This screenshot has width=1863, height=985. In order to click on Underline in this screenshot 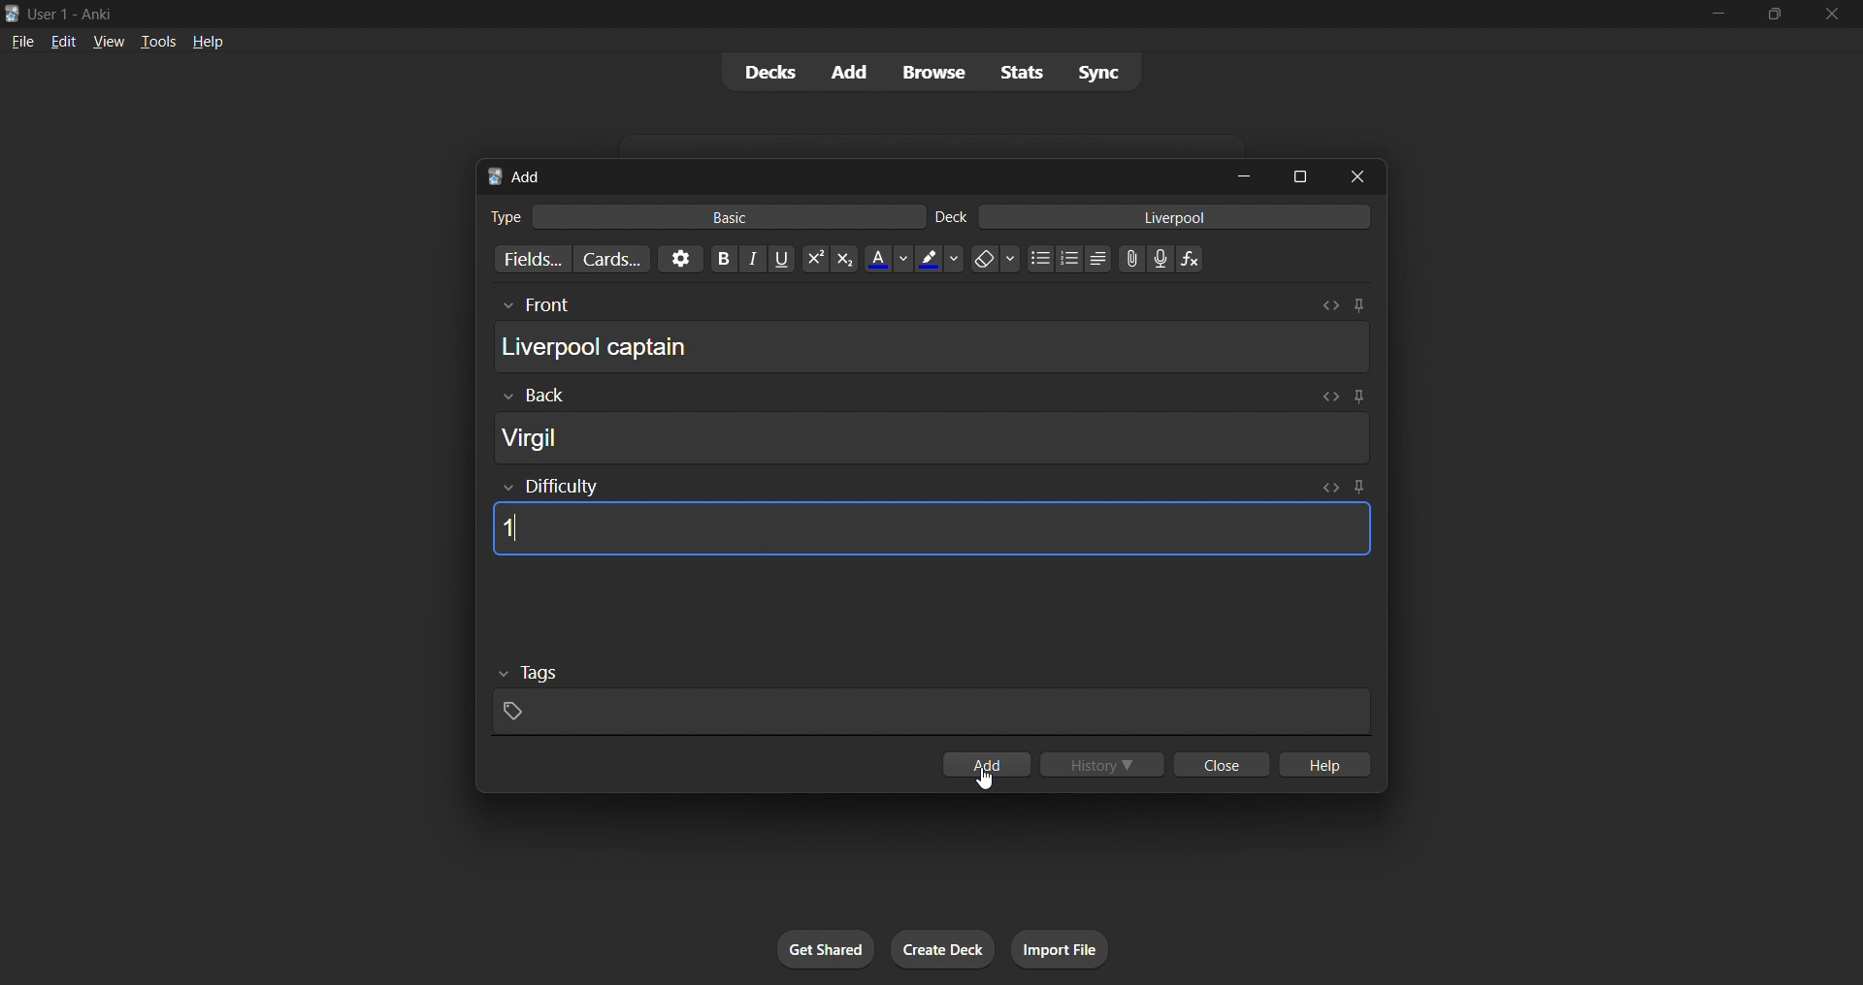, I will do `click(781, 259)`.